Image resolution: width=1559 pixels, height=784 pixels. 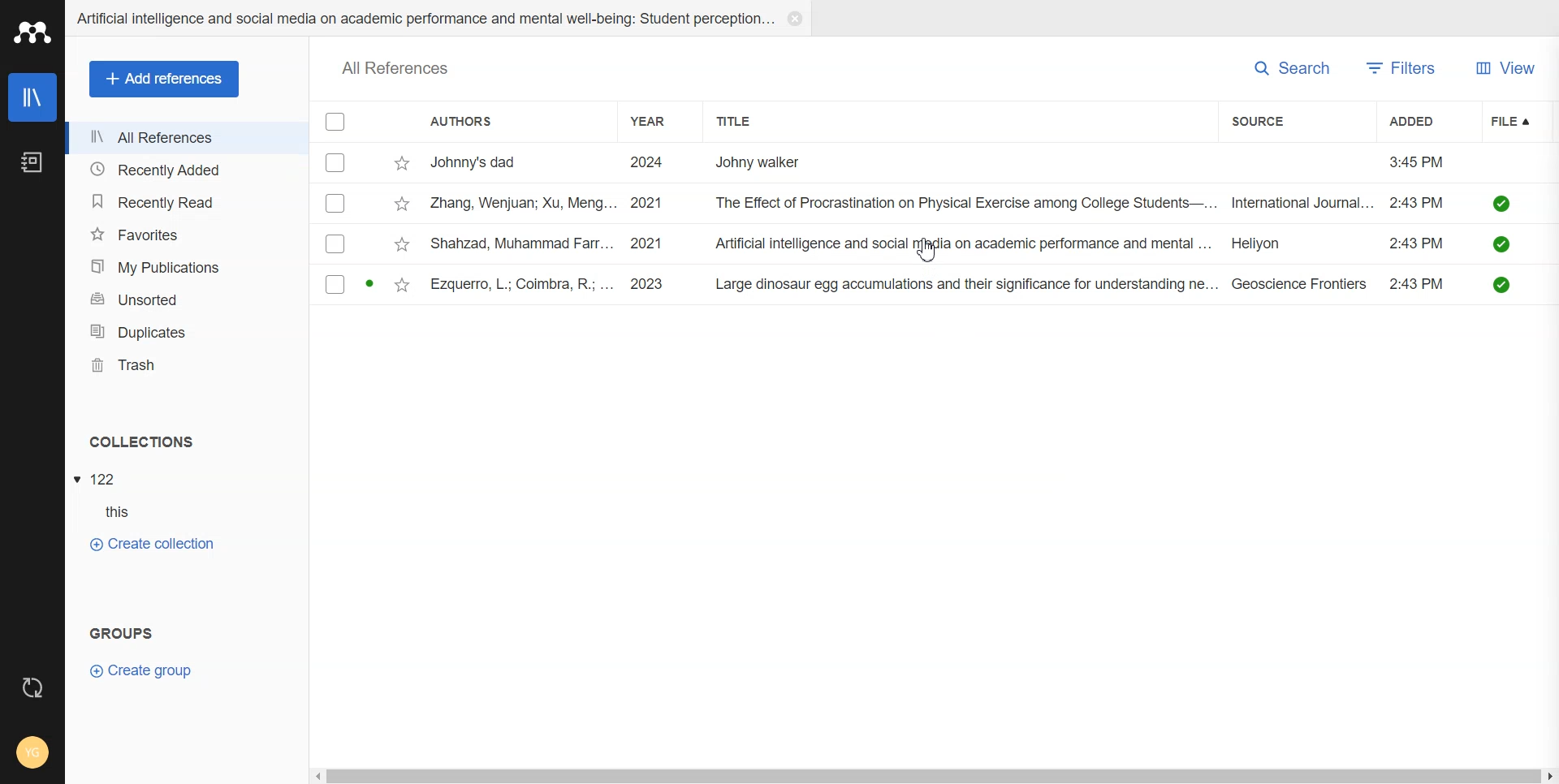 I want to click on this, so click(x=127, y=512).